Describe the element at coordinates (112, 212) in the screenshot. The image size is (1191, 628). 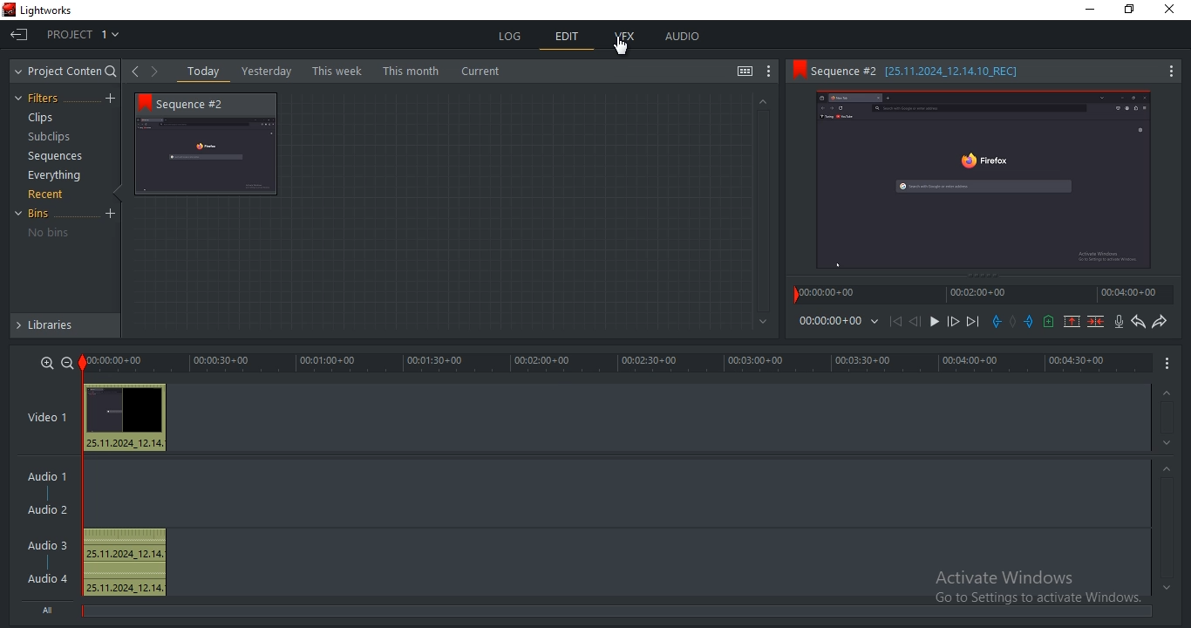
I see `Create a new bin from the selected clips/sequences` at that location.